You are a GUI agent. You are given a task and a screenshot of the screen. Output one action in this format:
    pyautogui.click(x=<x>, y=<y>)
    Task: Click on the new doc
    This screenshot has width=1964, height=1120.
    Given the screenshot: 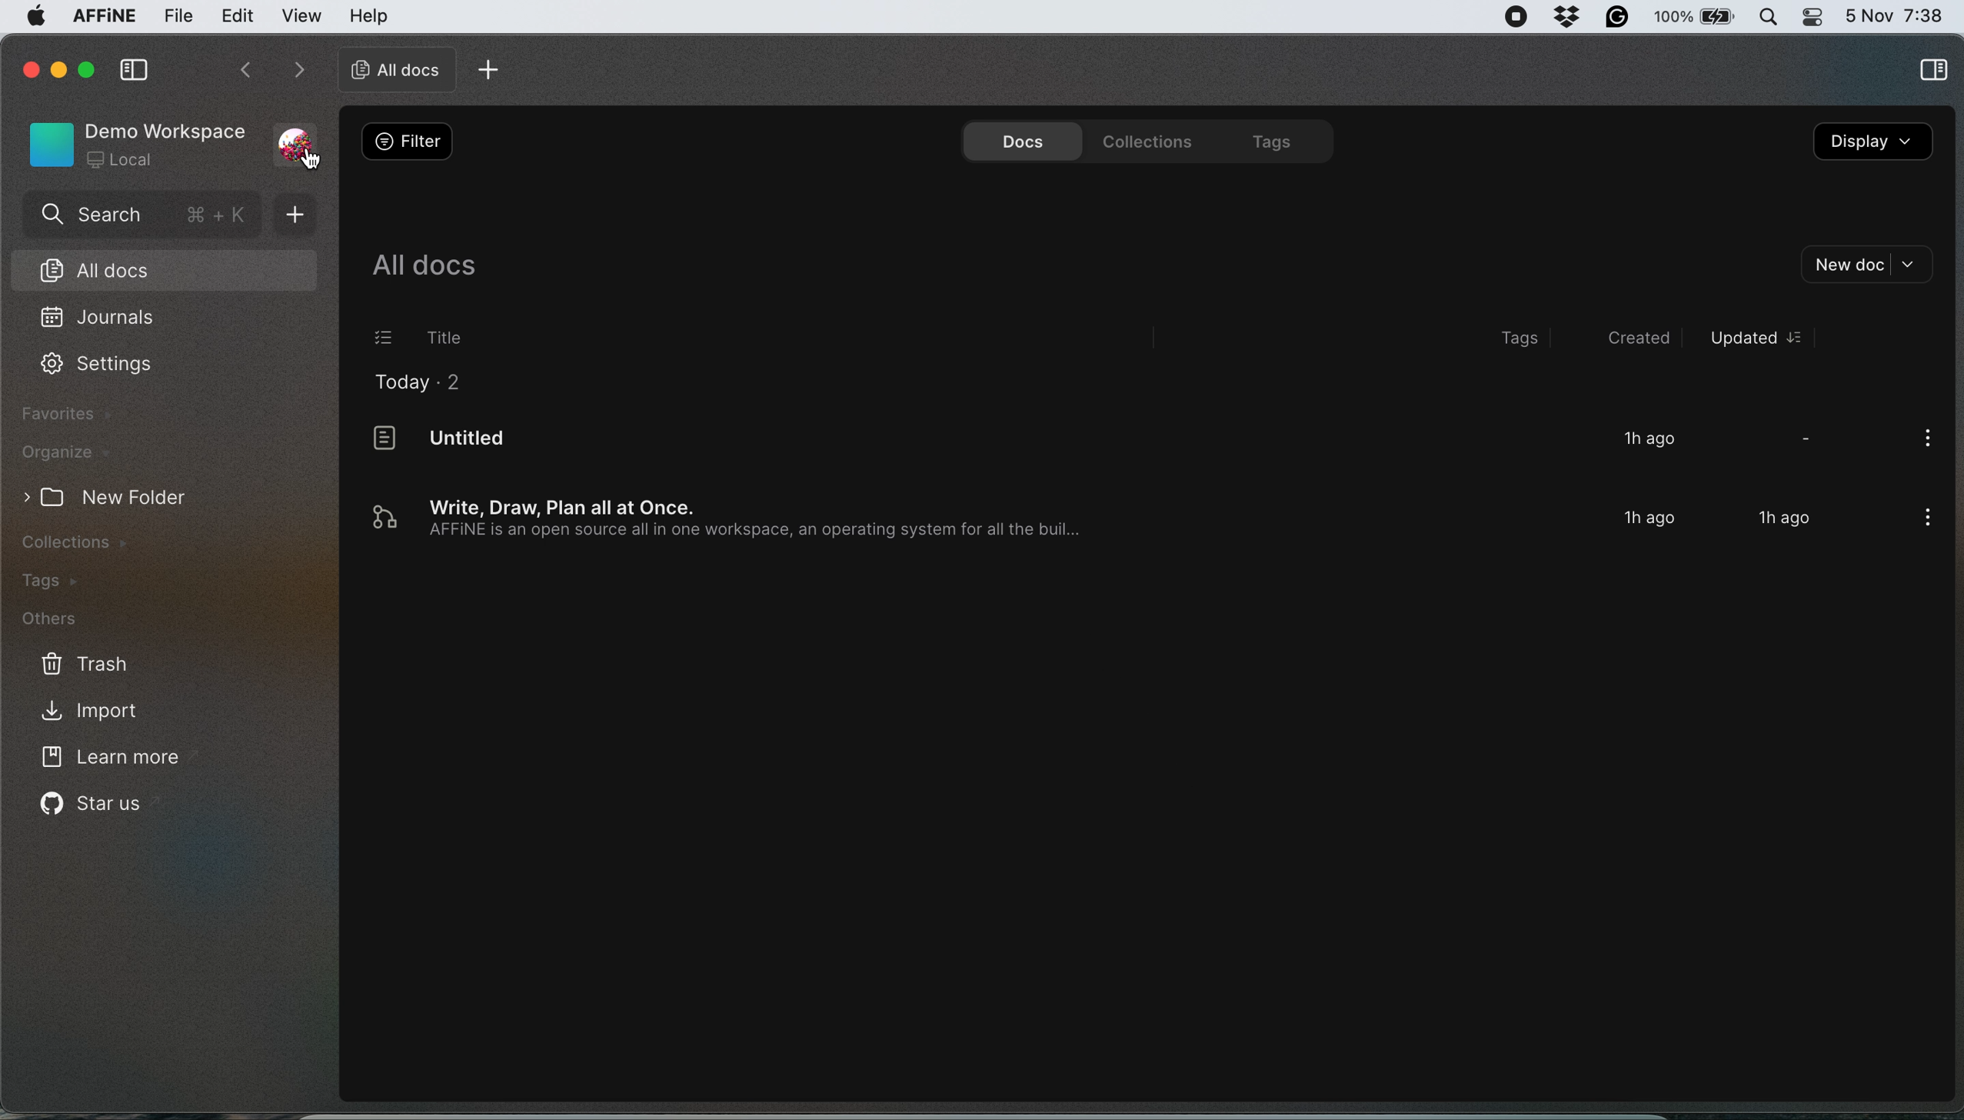 What is the action you would take?
    pyautogui.click(x=1870, y=265)
    